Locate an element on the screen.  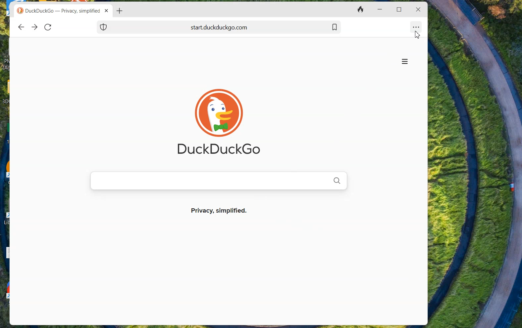
Back is located at coordinates (21, 27).